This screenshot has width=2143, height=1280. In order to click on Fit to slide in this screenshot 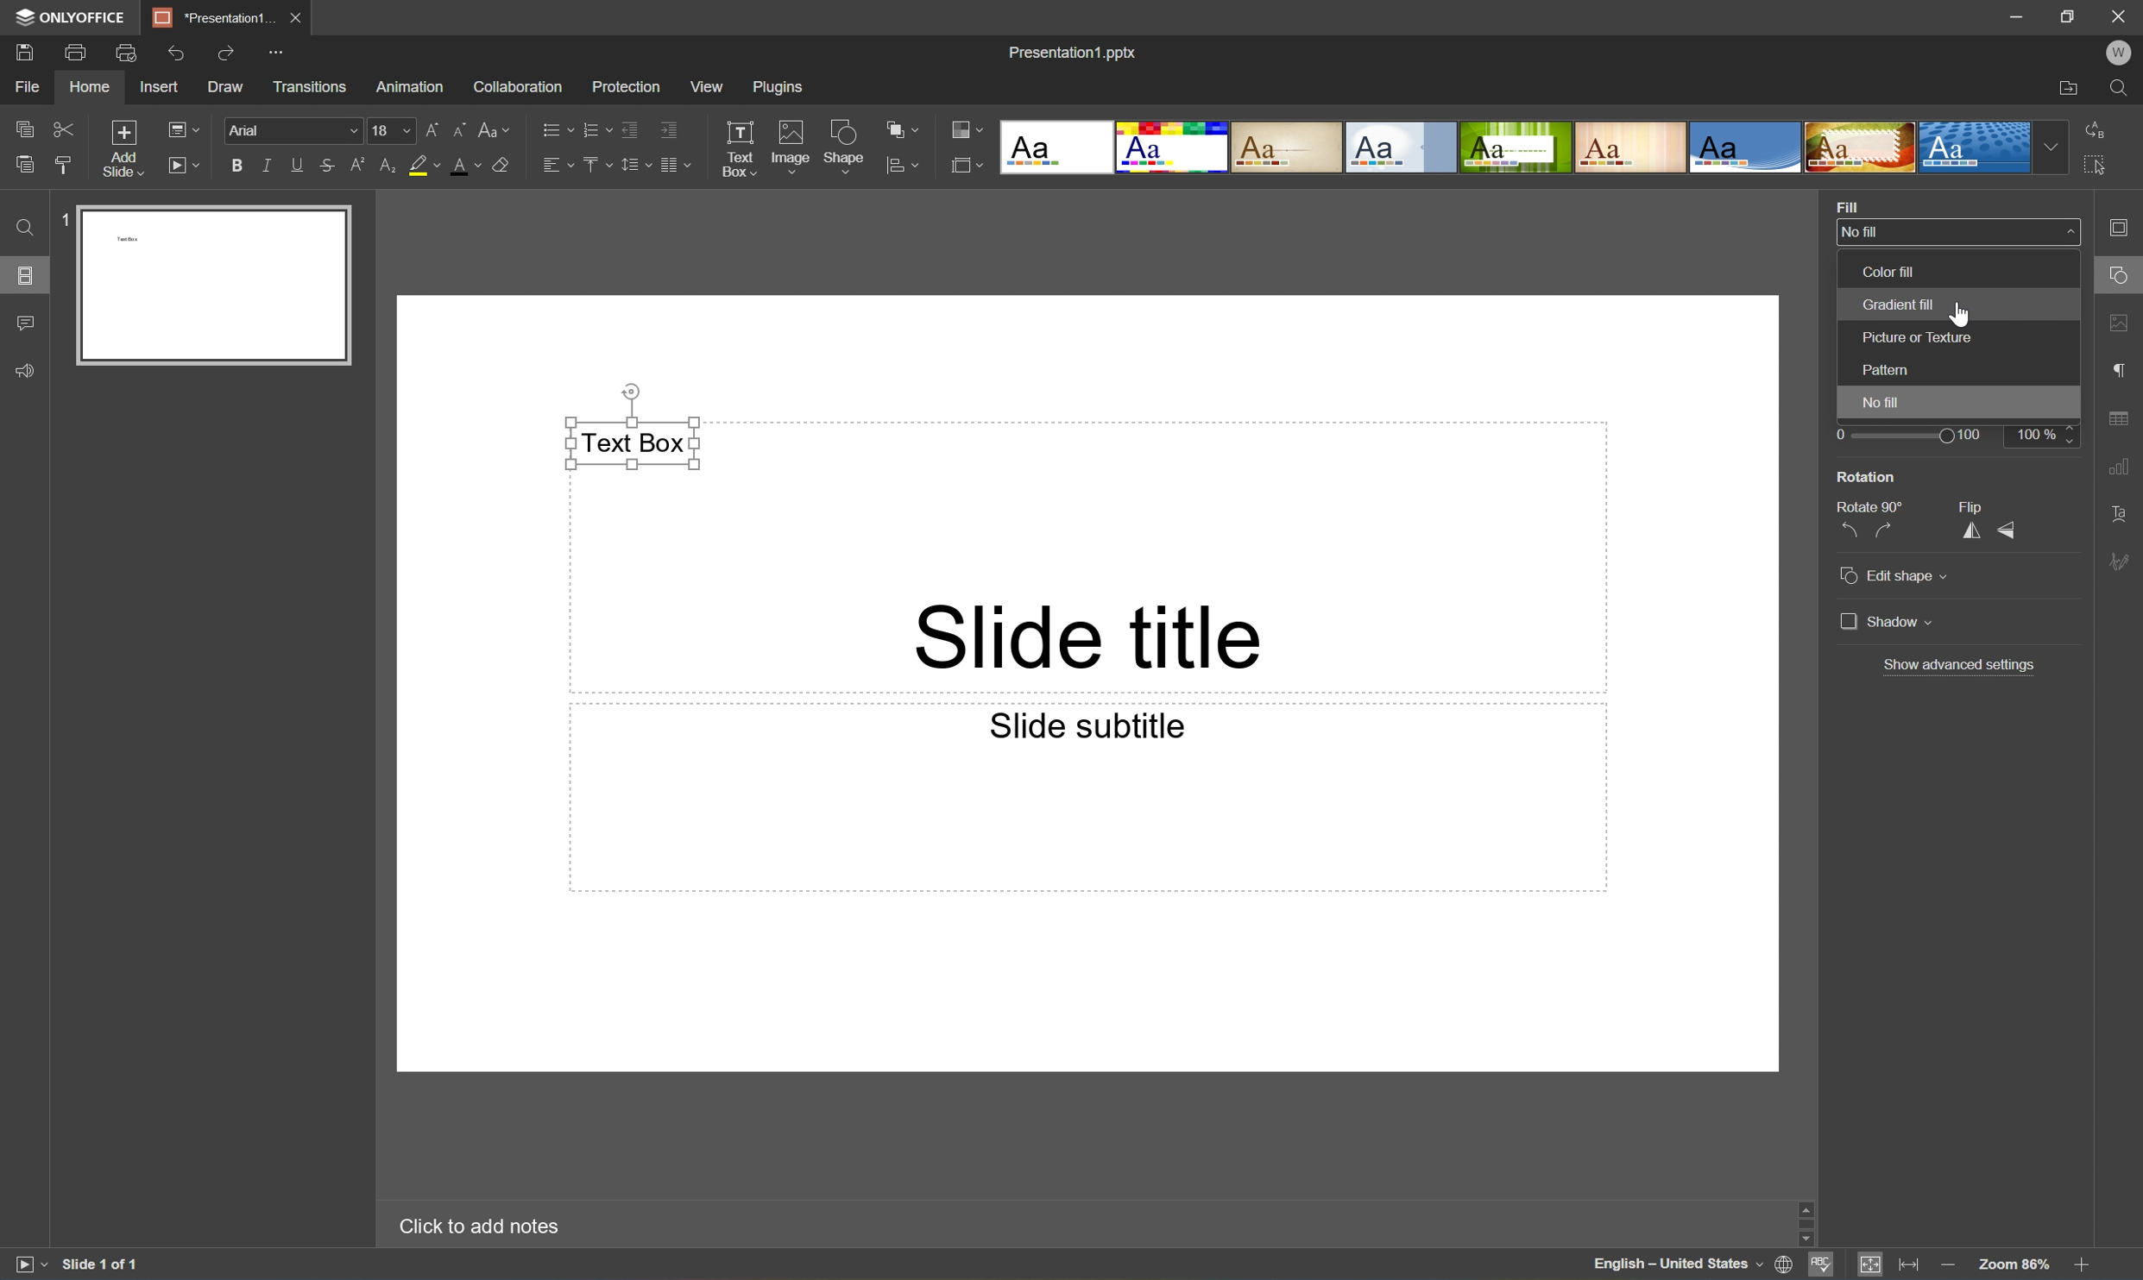, I will do `click(1871, 1265)`.